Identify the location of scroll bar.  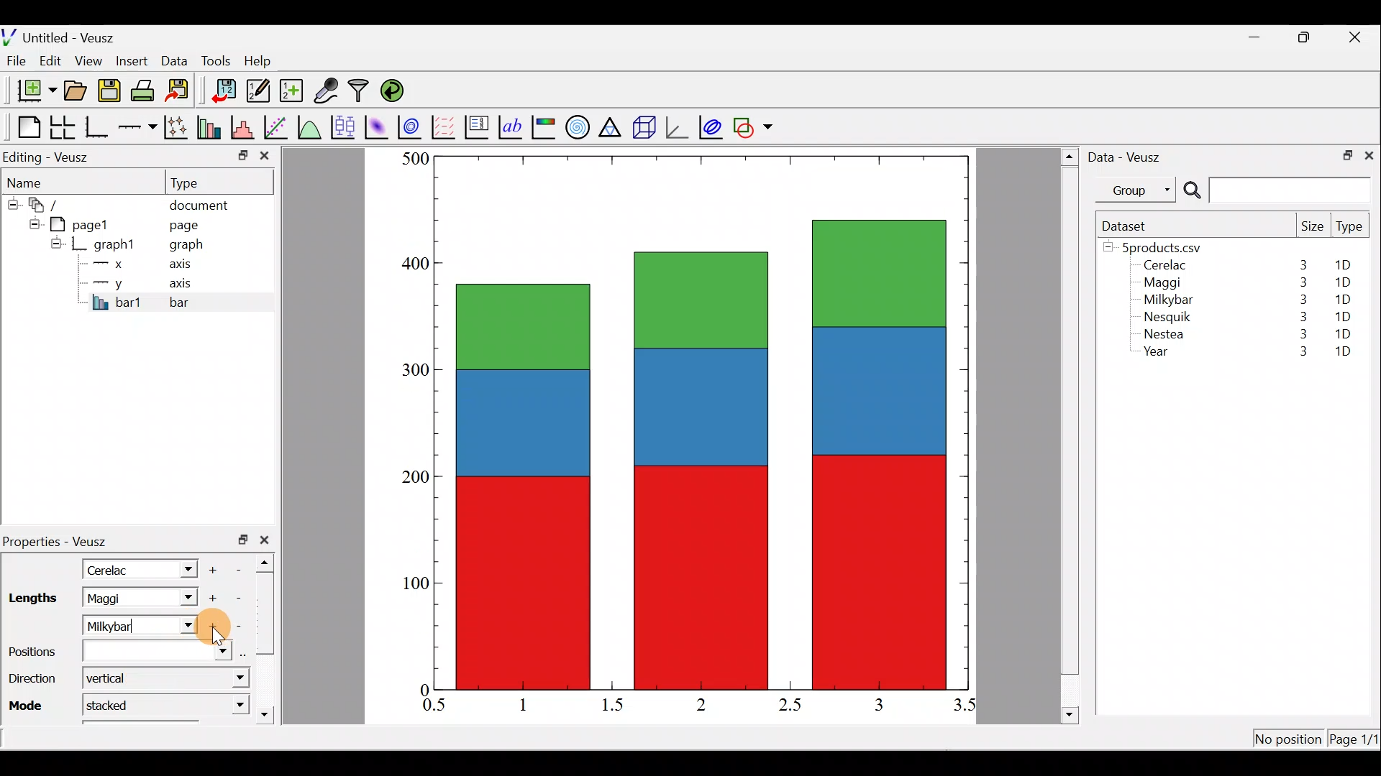
(1070, 433).